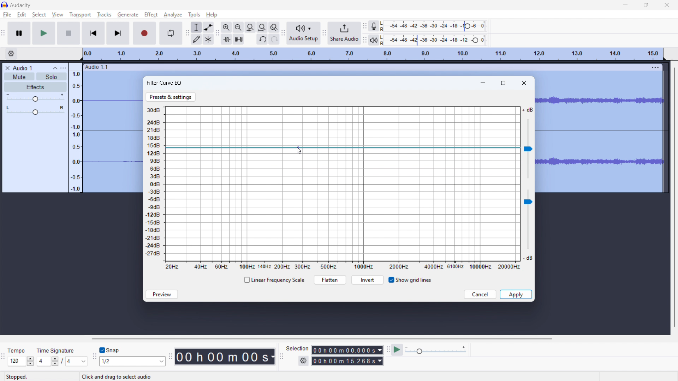 The width and height of the screenshot is (678, 381). What do you see at coordinates (667, 5) in the screenshot?
I see `close` at bounding box center [667, 5].